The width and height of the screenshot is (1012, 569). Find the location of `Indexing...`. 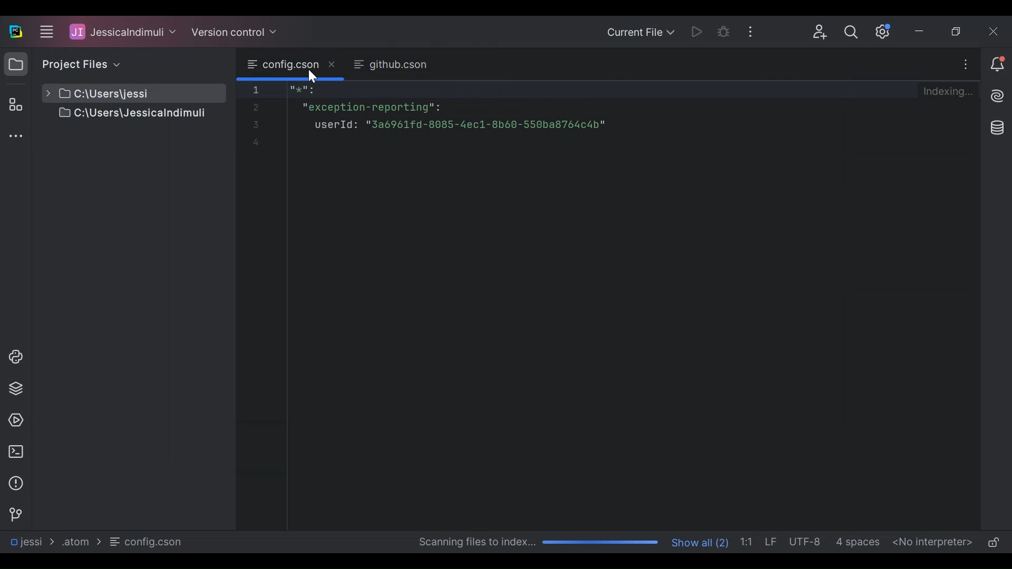

Indexing... is located at coordinates (951, 92).